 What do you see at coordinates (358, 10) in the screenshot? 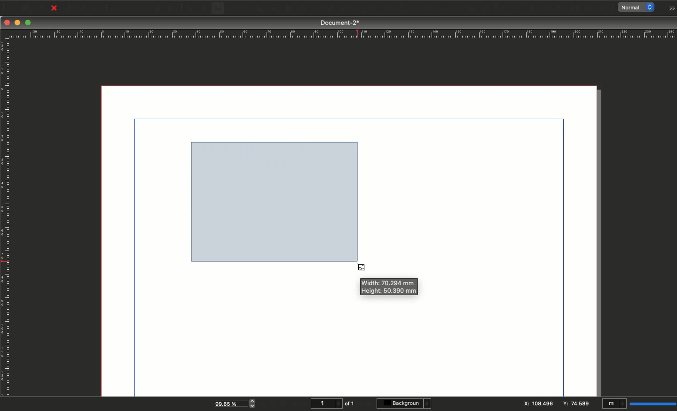
I see `Rotate item` at bounding box center [358, 10].